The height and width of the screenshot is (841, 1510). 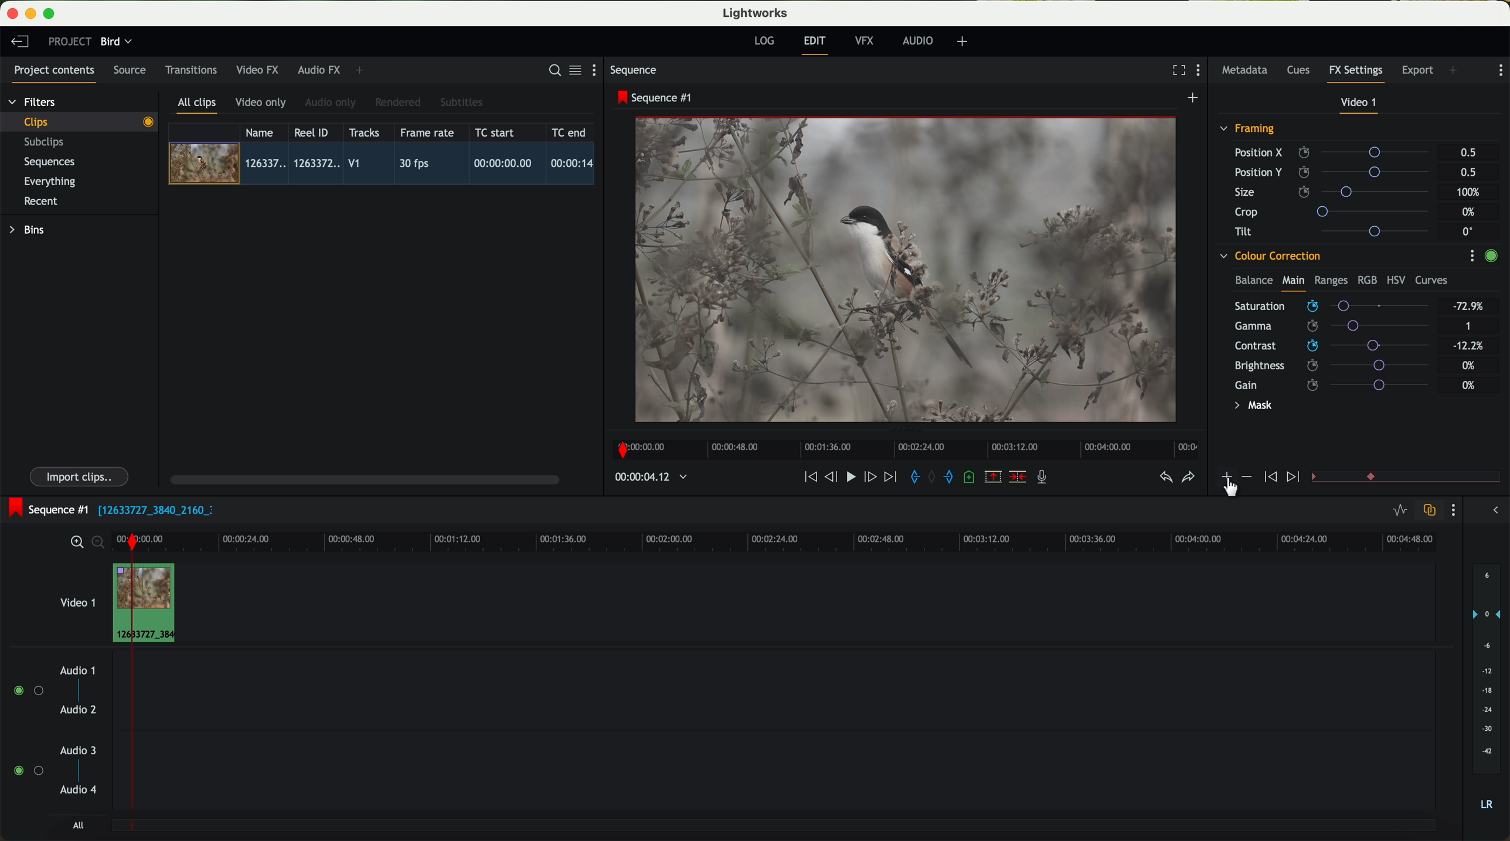 What do you see at coordinates (994, 477) in the screenshot?
I see `remove the marked section` at bounding box center [994, 477].